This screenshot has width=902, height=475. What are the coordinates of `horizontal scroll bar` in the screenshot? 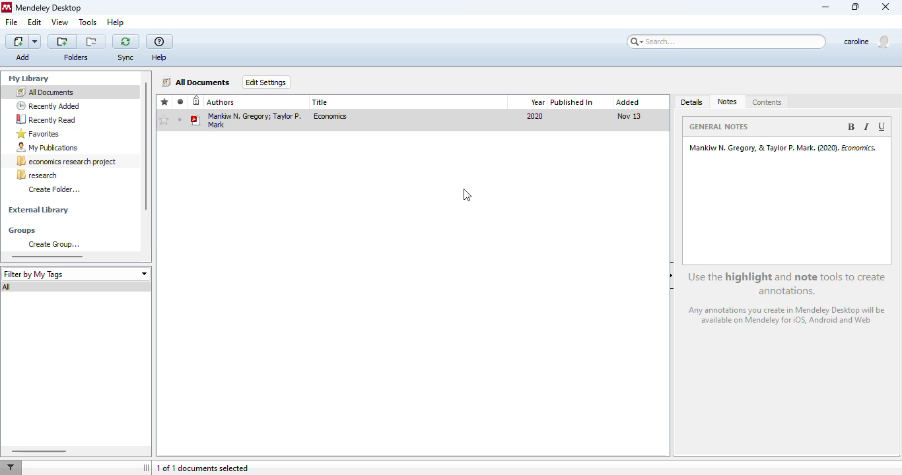 It's located at (48, 256).